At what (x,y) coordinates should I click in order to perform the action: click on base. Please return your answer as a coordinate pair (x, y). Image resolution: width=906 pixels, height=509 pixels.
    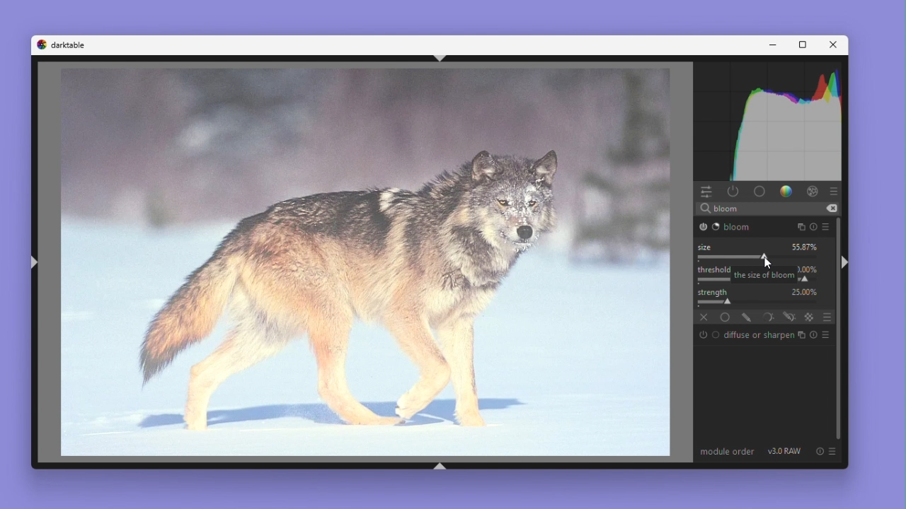
    Looking at the image, I should click on (716, 334).